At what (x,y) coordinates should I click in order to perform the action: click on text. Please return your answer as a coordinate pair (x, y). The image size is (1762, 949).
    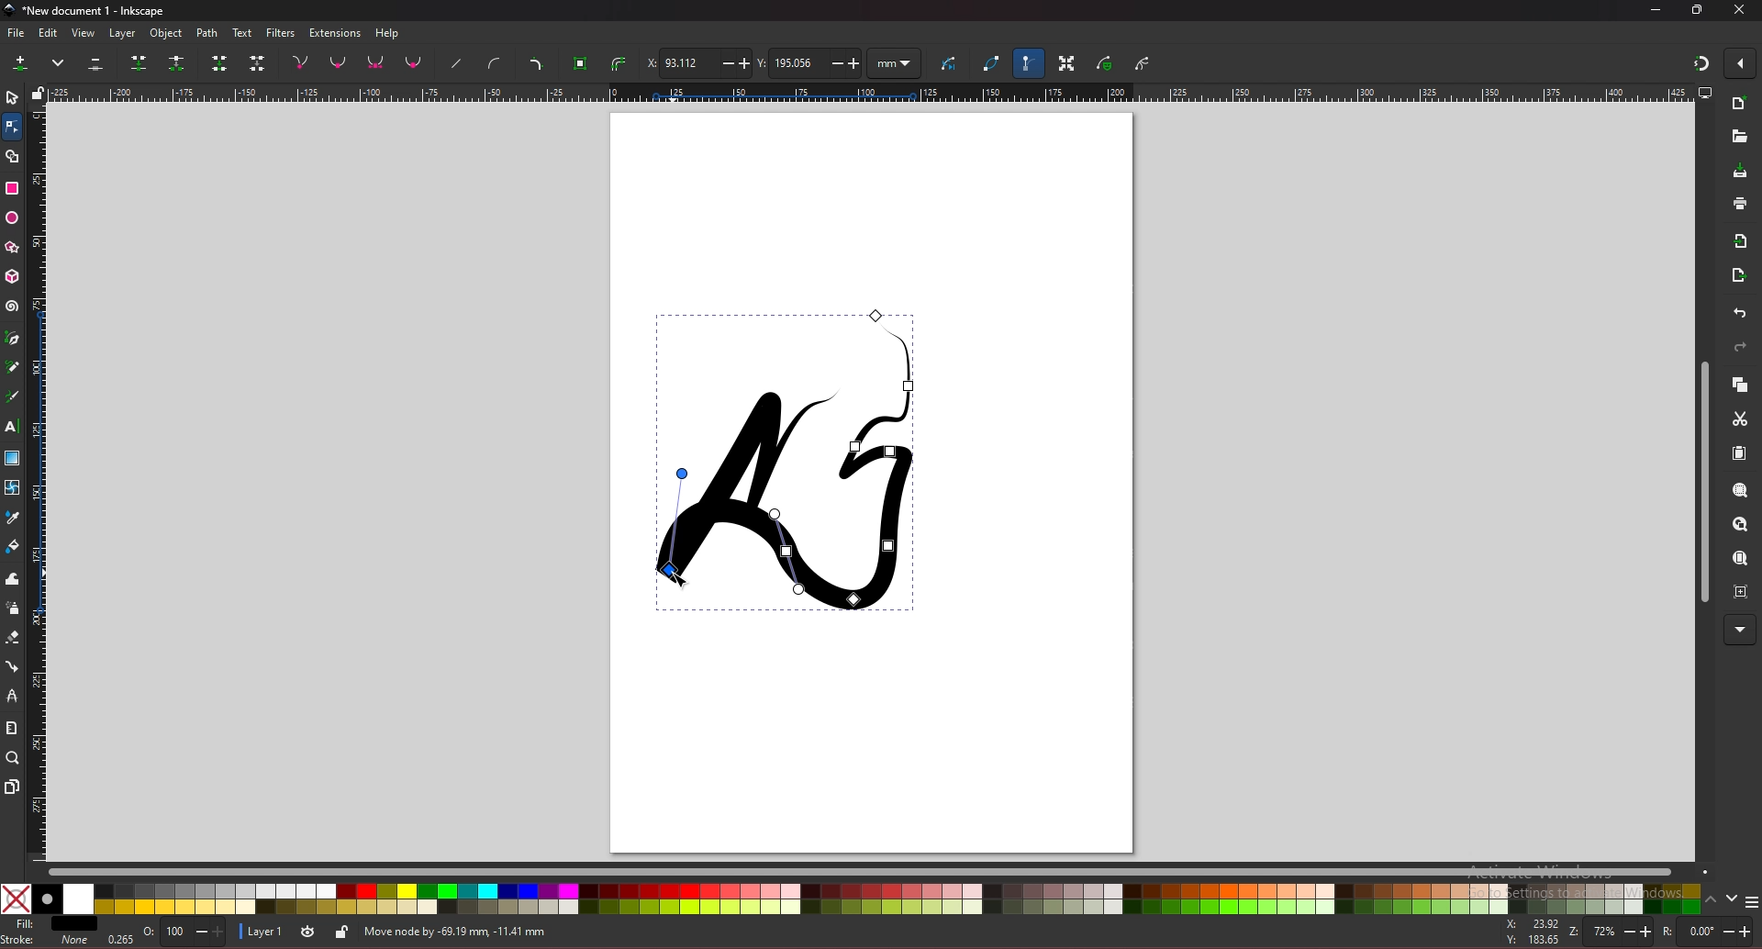
    Looking at the image, I should click on (241, 32).